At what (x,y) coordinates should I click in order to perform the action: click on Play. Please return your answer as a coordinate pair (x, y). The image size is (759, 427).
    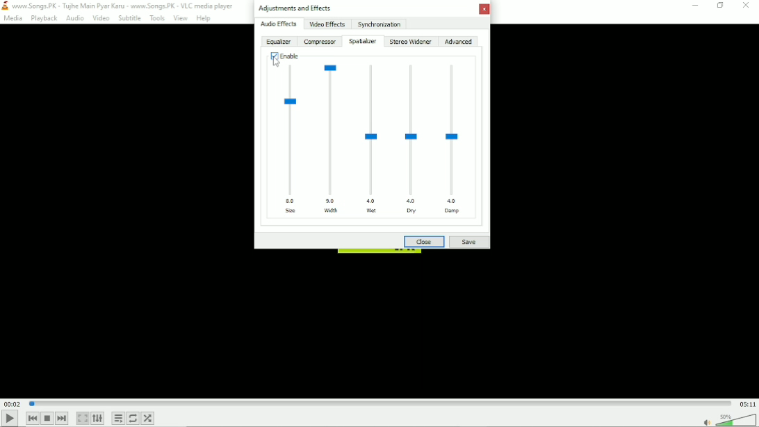
    Looking at the image, I should click on (10, 419).